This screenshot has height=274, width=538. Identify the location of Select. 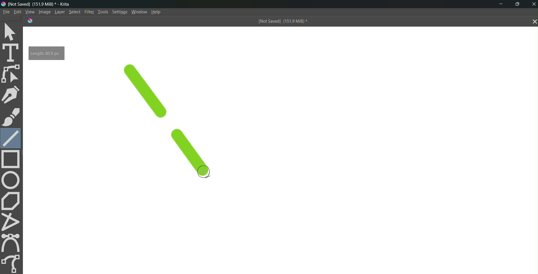
(75, 12).